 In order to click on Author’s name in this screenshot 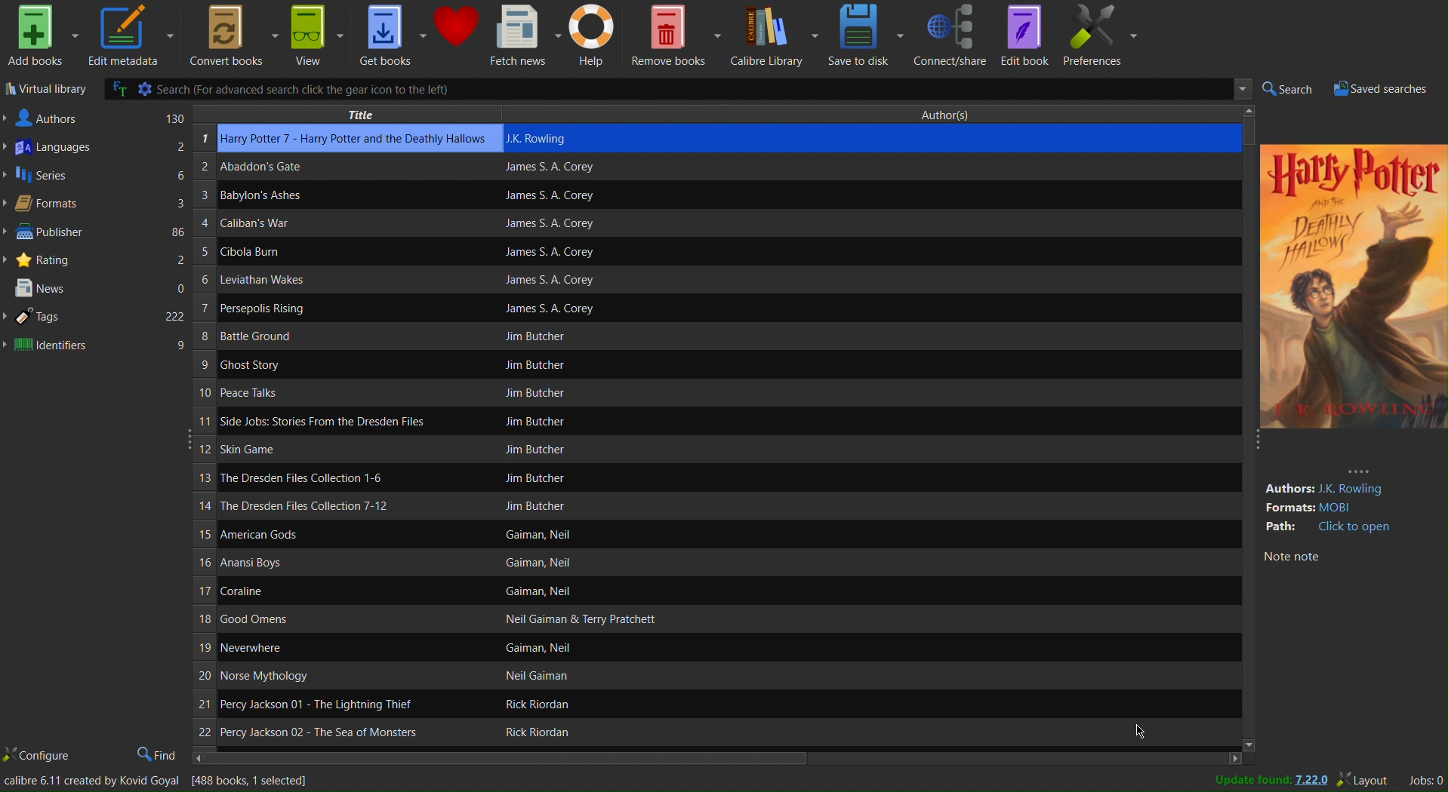, I will do `click(630, 563)`.